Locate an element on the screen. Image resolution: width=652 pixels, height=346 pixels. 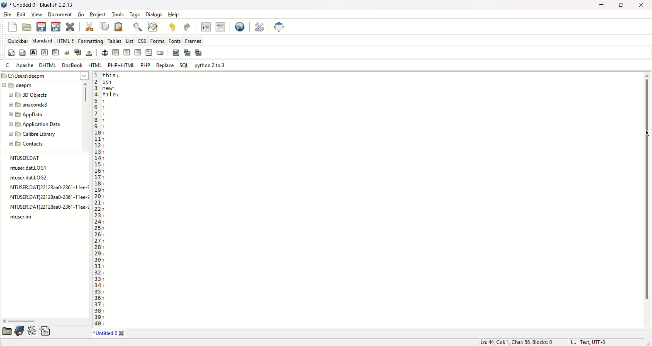
help is located at coordinates (175, 15).